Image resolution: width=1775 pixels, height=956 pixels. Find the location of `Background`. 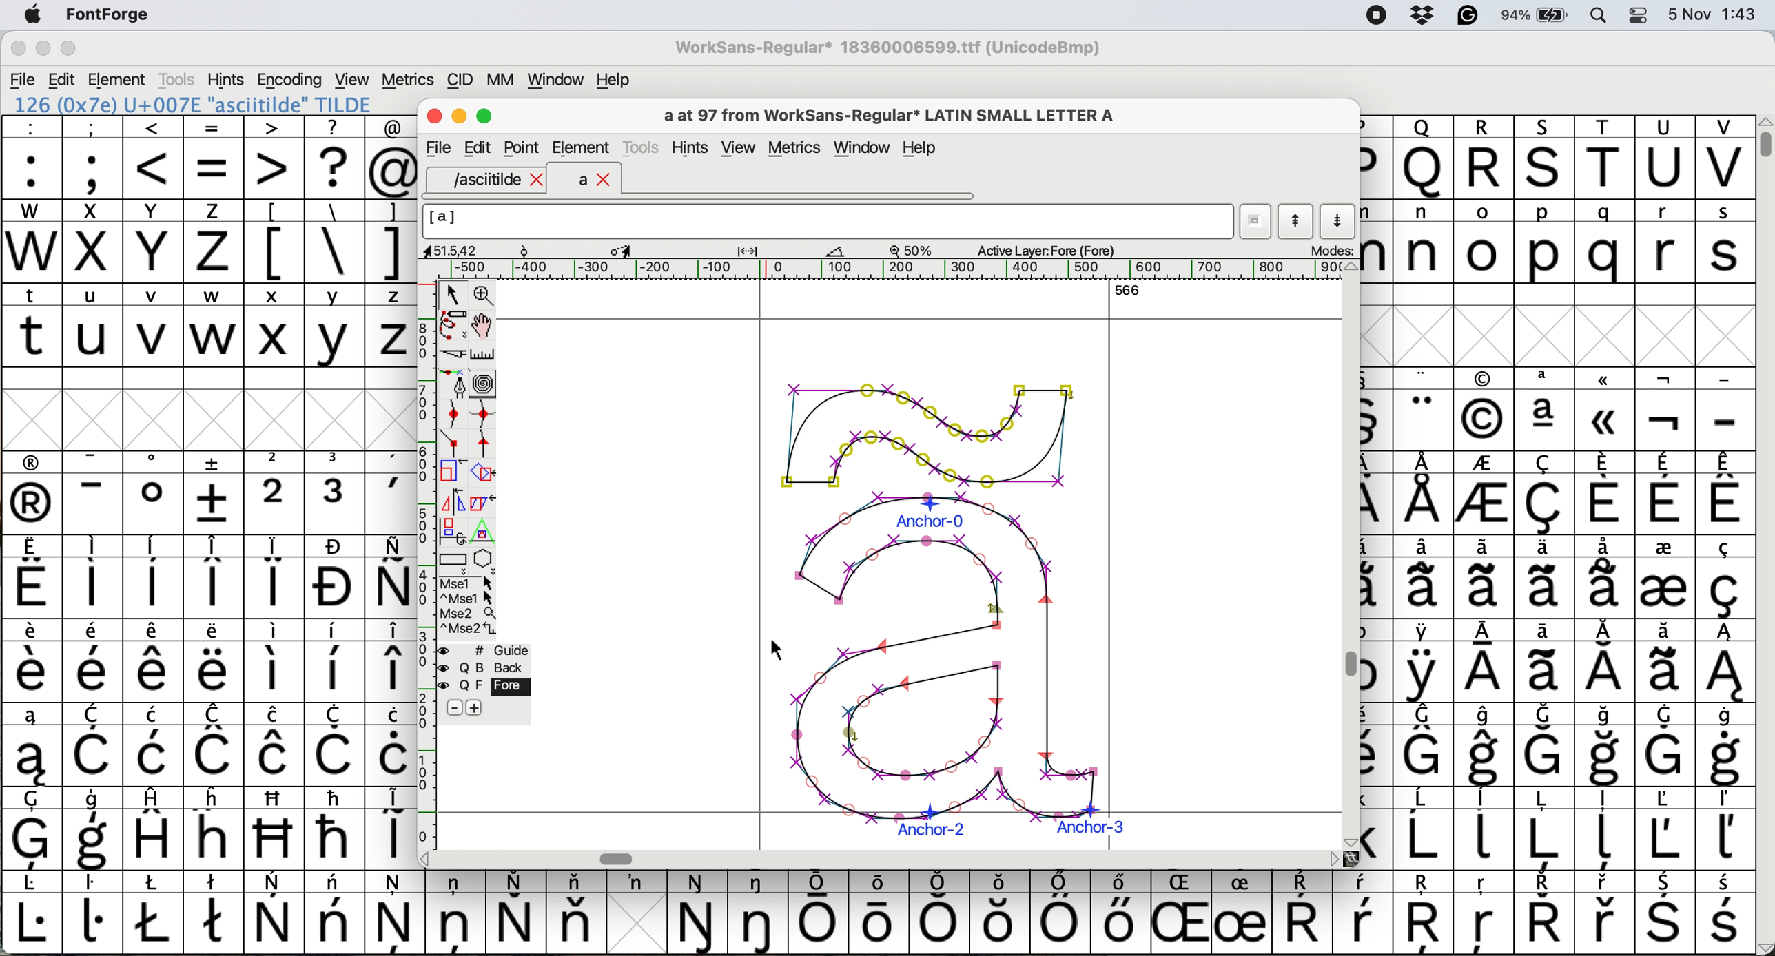

Background is located at coordinates (499, 668).